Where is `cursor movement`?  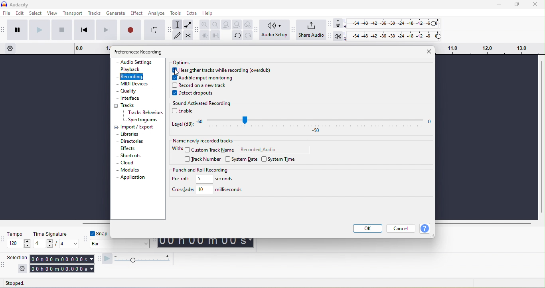
cursor movement is located at coordinates (178, 73).